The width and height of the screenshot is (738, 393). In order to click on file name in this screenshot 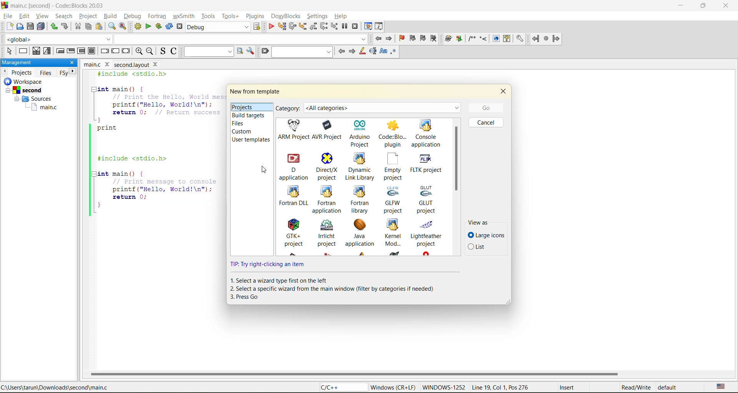, I will do `click(123, 64)`.